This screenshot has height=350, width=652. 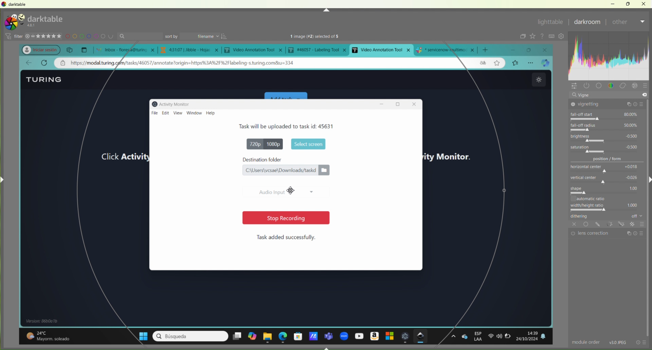 I want to click on 1080p, so click(x=275, y=144).